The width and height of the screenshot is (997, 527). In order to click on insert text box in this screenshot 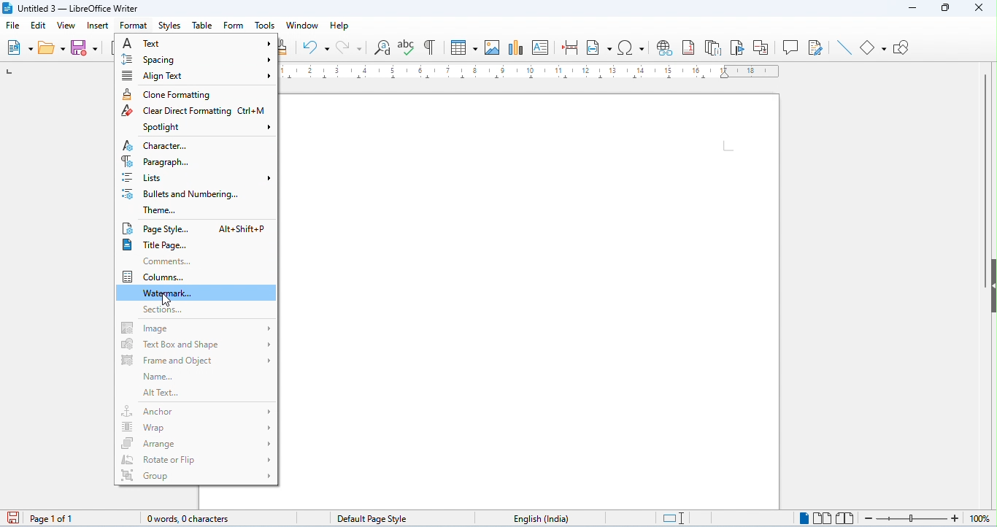, I will do `click(542, 46)`.